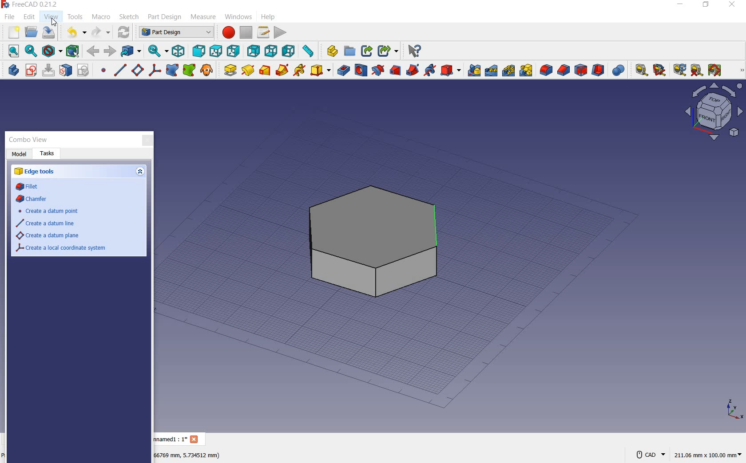 The image size is (746, 463). What do you see at coordinates (75, 33) in the screenshot?
I see `undo` at bounding box center [75, 33].